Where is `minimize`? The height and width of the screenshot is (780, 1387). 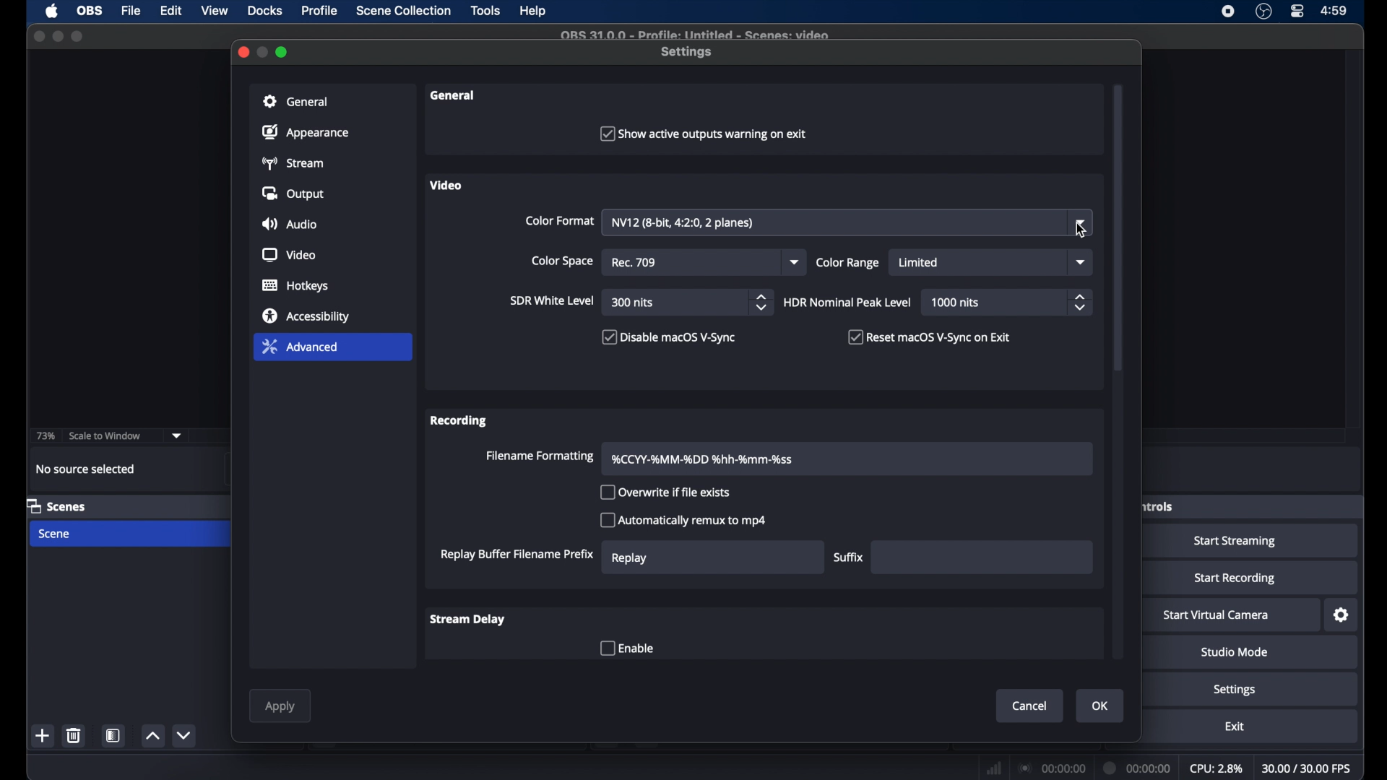
minimize is located at coordinates (264, 51).